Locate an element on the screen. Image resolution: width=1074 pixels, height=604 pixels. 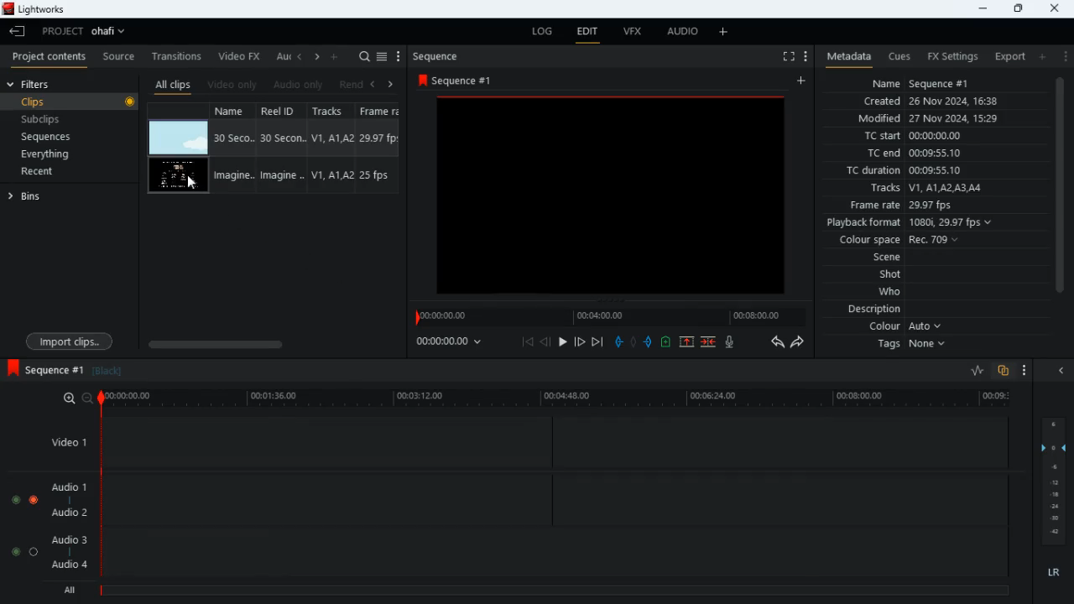
subclips is located at coordinates (43, 122).